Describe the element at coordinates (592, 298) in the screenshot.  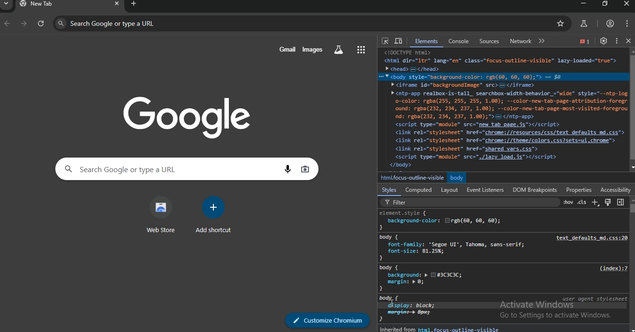
I see `user agent stylesheet` at that location.